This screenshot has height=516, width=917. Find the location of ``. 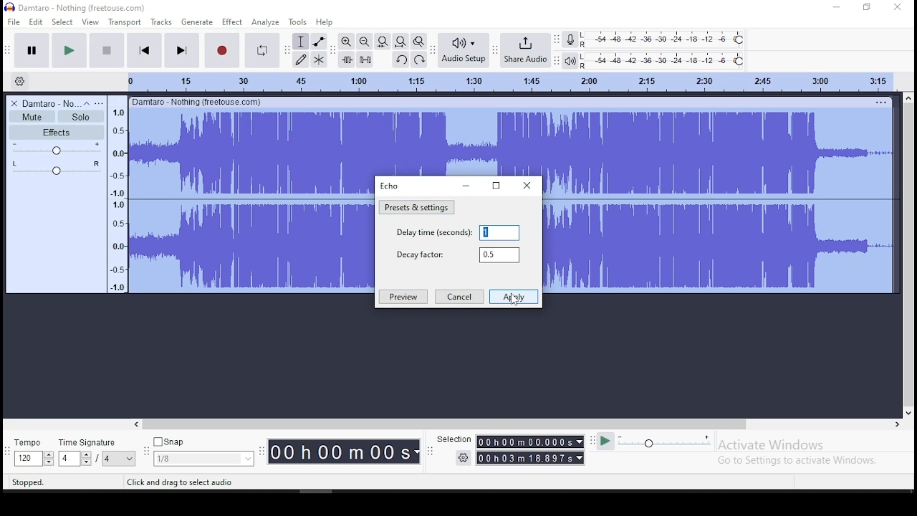

 is located at coordinates (555, 61).